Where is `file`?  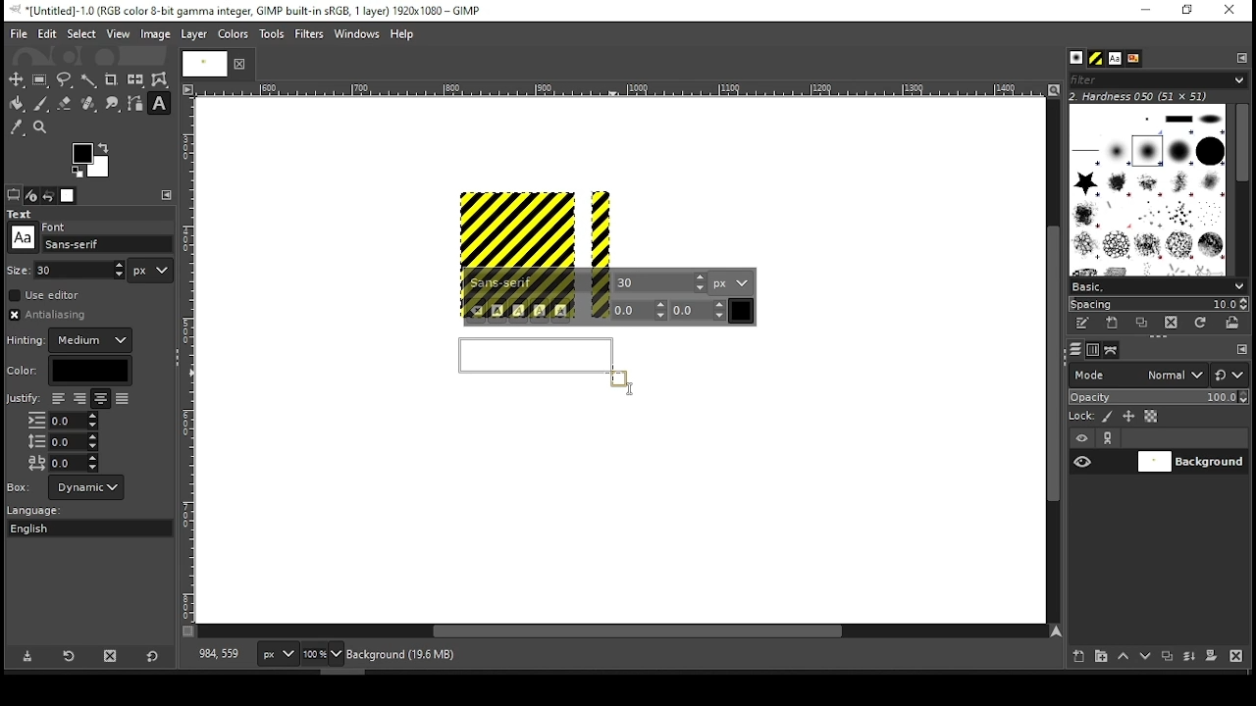 file is located at coordinates (19, 34).